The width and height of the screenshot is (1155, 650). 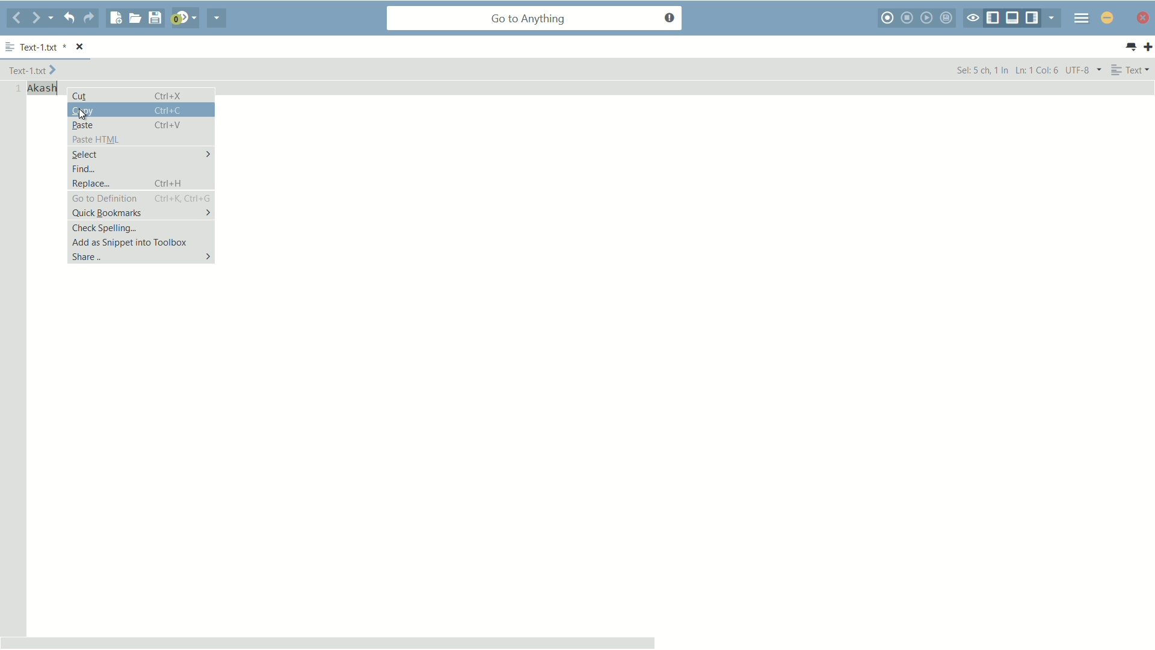 What do you see at coordinates (141, 227) in the screenshot?
I see `check spelling` at bounding box center [141, 227].